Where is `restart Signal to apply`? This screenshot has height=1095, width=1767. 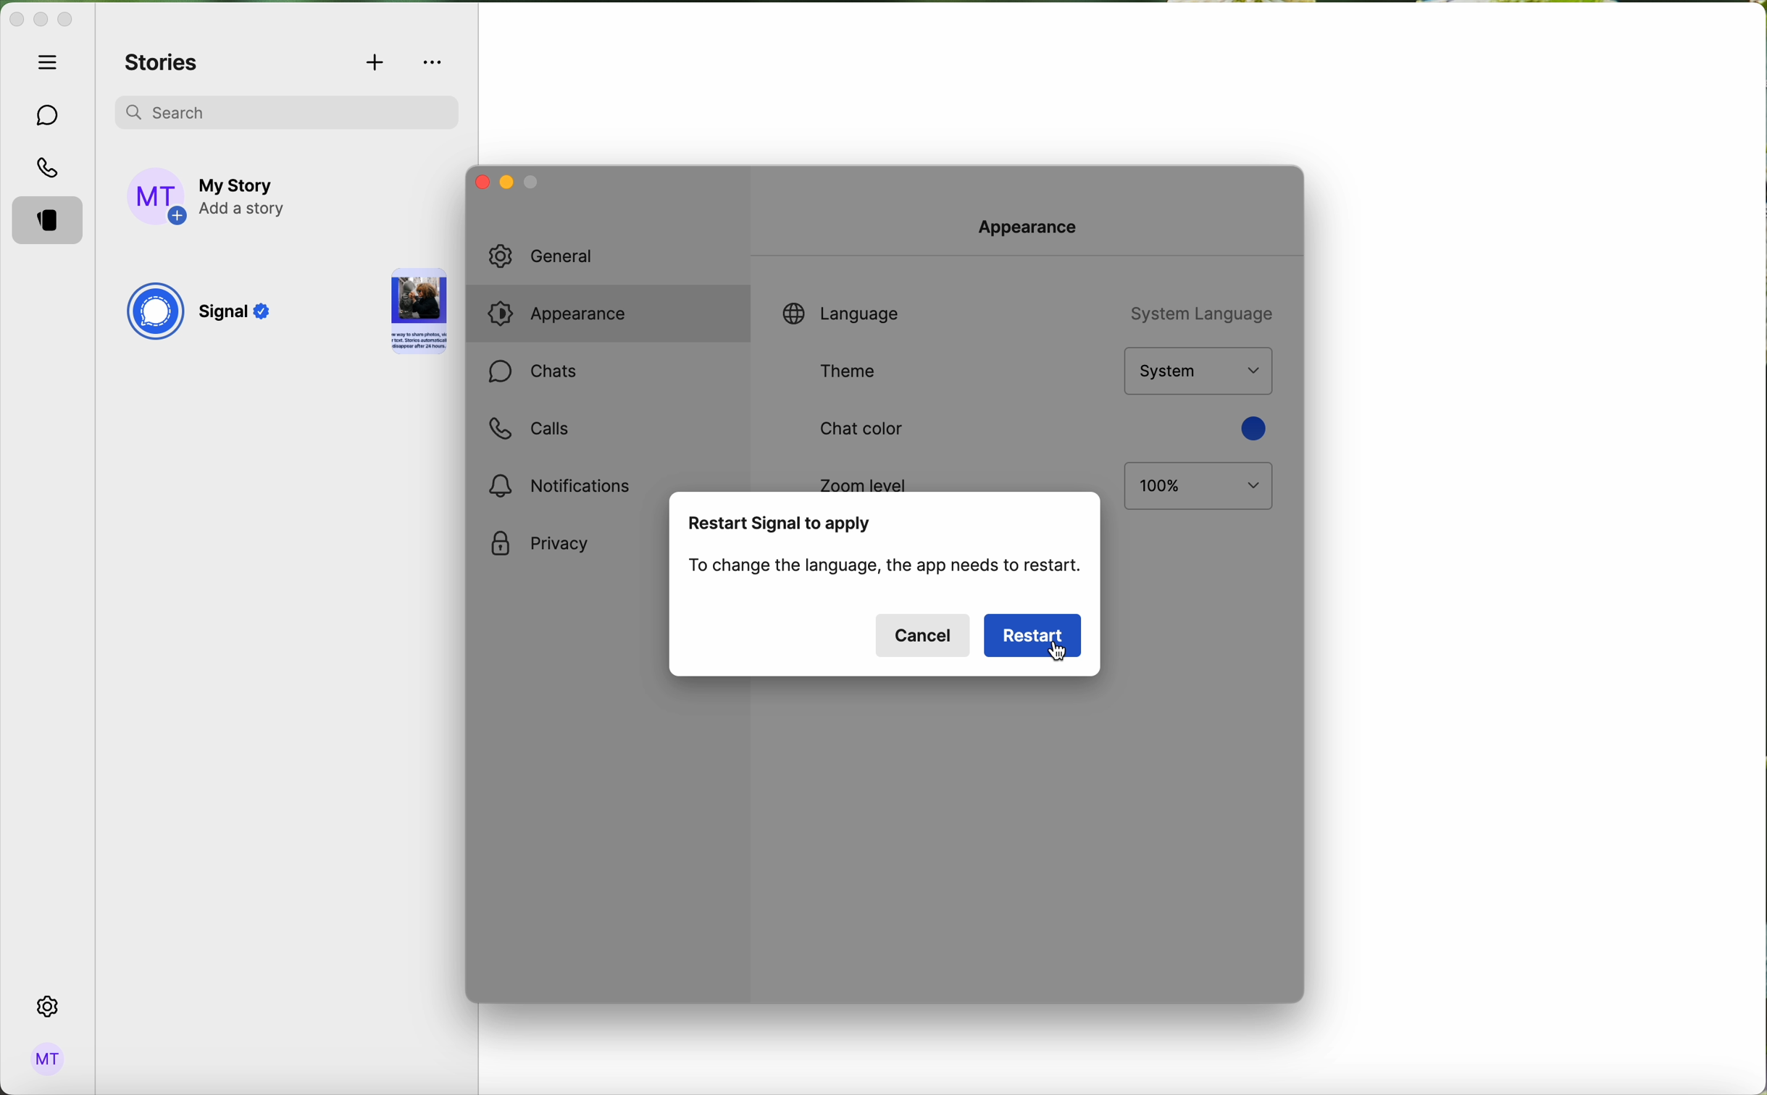 restart Signal to apply is located at coordinates (781, 524).